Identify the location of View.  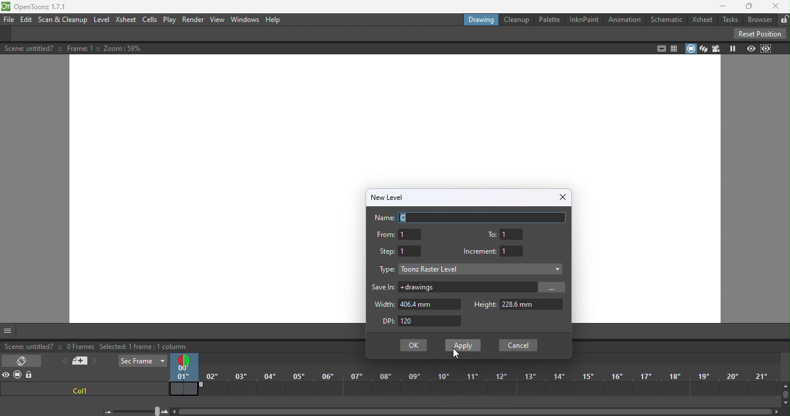
(218, 20).